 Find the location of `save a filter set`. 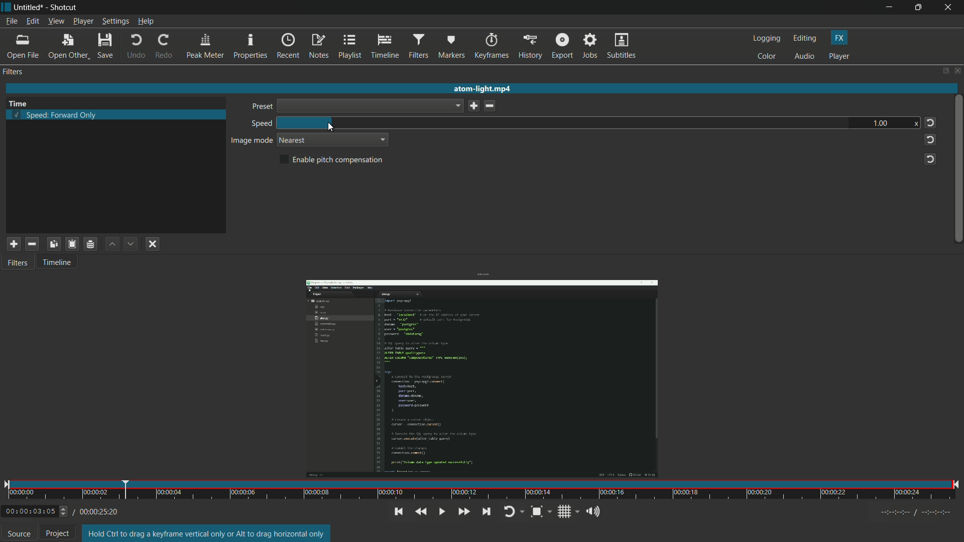

save a filter set is located at coordinates (89, 244).